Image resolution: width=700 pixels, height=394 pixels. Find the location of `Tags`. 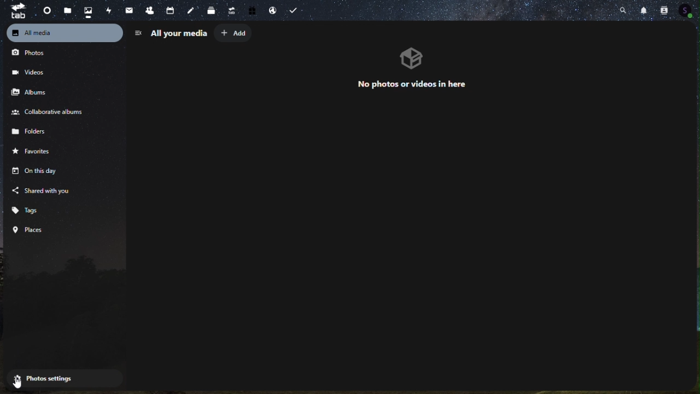

Tags is located at coordinates (30, 209).